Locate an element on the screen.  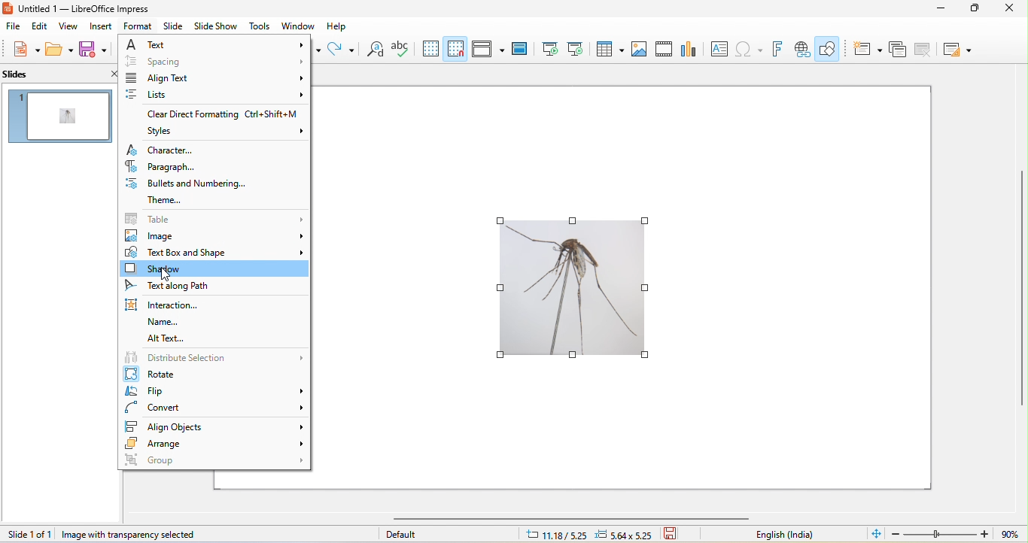
display views is located at coordinates (488, 48).